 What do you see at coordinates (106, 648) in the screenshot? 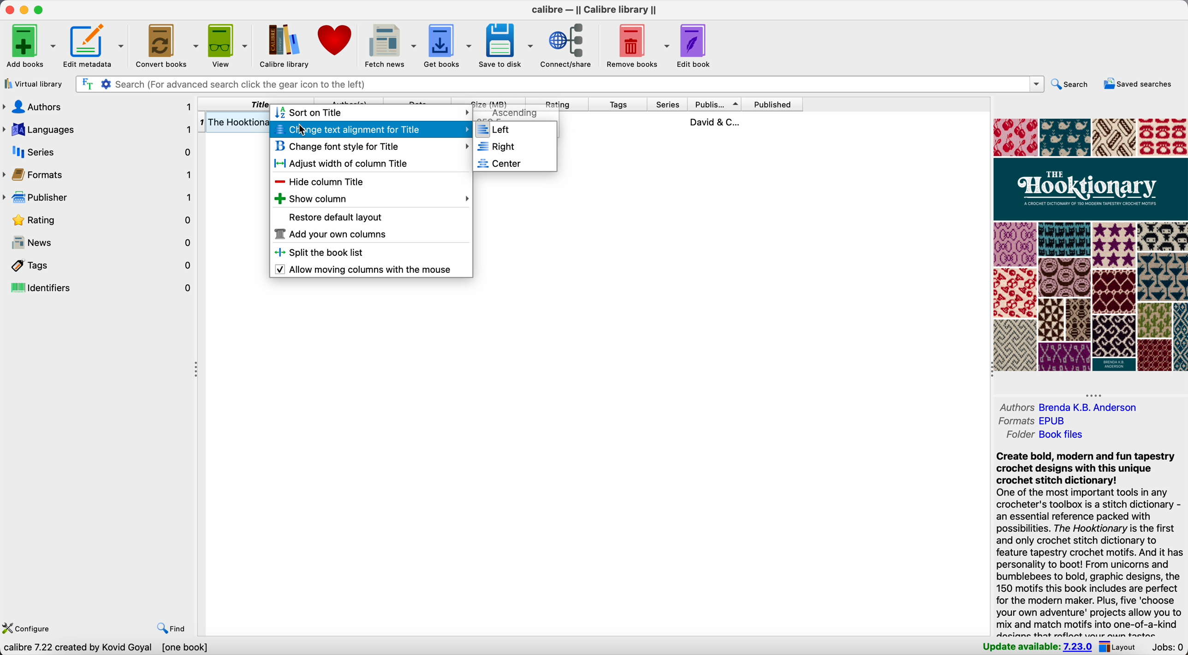
I see `Calibre 7.22 created by Kovid Goyal [one book]` at bounding box center [106, 648].